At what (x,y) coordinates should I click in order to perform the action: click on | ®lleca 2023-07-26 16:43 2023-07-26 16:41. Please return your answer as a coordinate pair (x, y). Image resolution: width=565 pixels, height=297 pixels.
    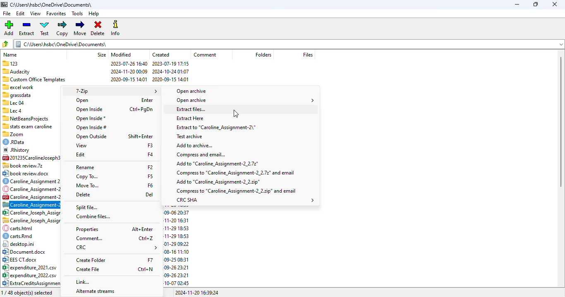
    Looking at the image, I should click on (30, 110).